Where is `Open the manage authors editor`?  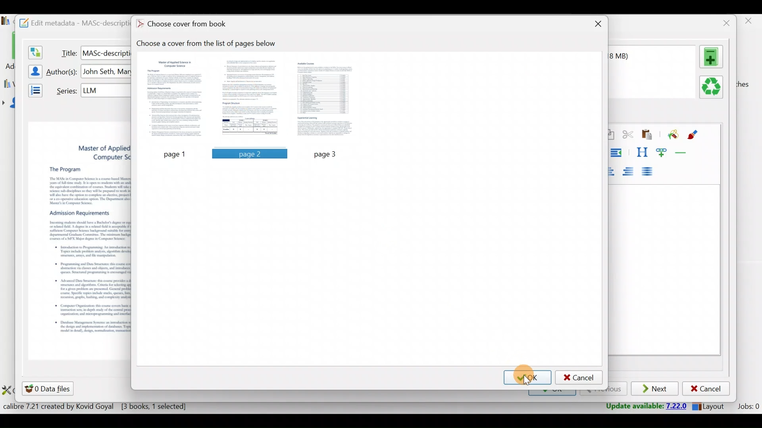
Open the manage authors editor is located at coordinates (33, 70).